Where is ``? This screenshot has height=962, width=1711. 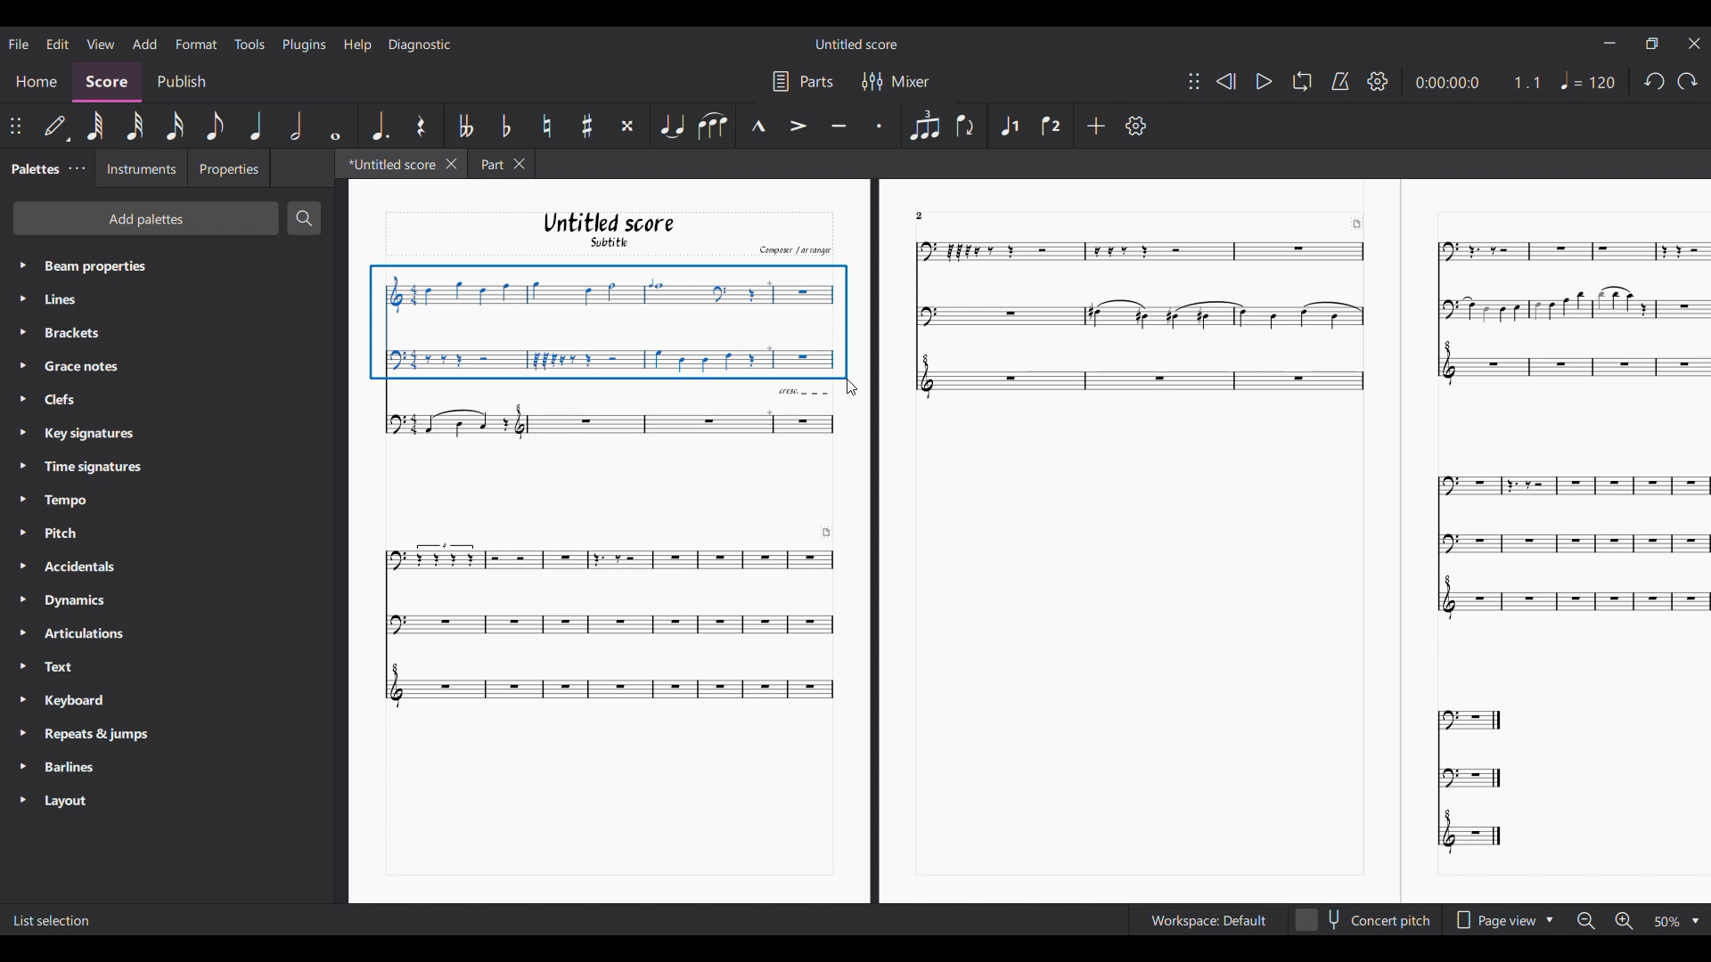
 is located at coordinates (25, 738).